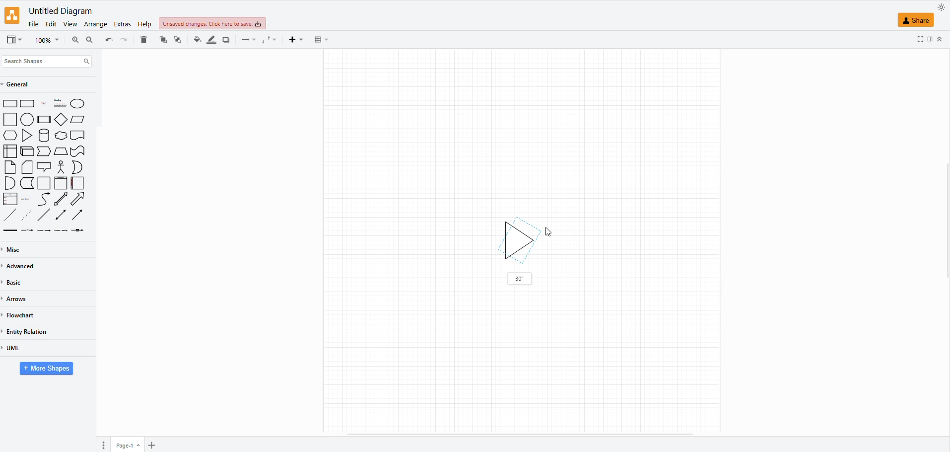 This screenshot has height=452, width=950. I want to click on shape, so click(921, 20).